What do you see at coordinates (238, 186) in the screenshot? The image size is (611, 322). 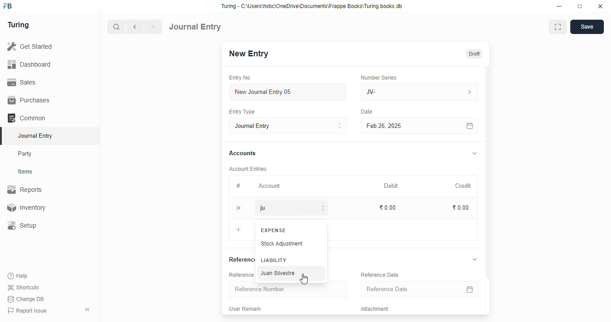 I see `#` at bounding box center [238, 186].